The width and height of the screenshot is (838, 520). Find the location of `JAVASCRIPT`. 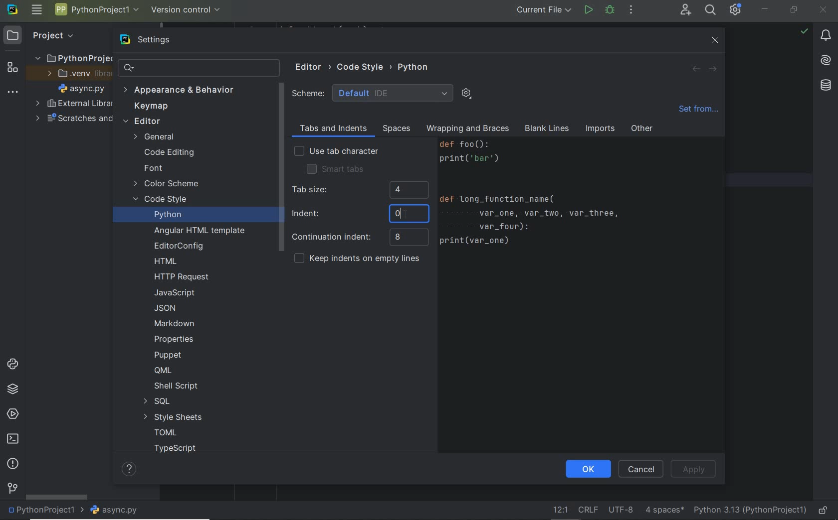

JAVASCRIPT is located at coordinates (173, 293).